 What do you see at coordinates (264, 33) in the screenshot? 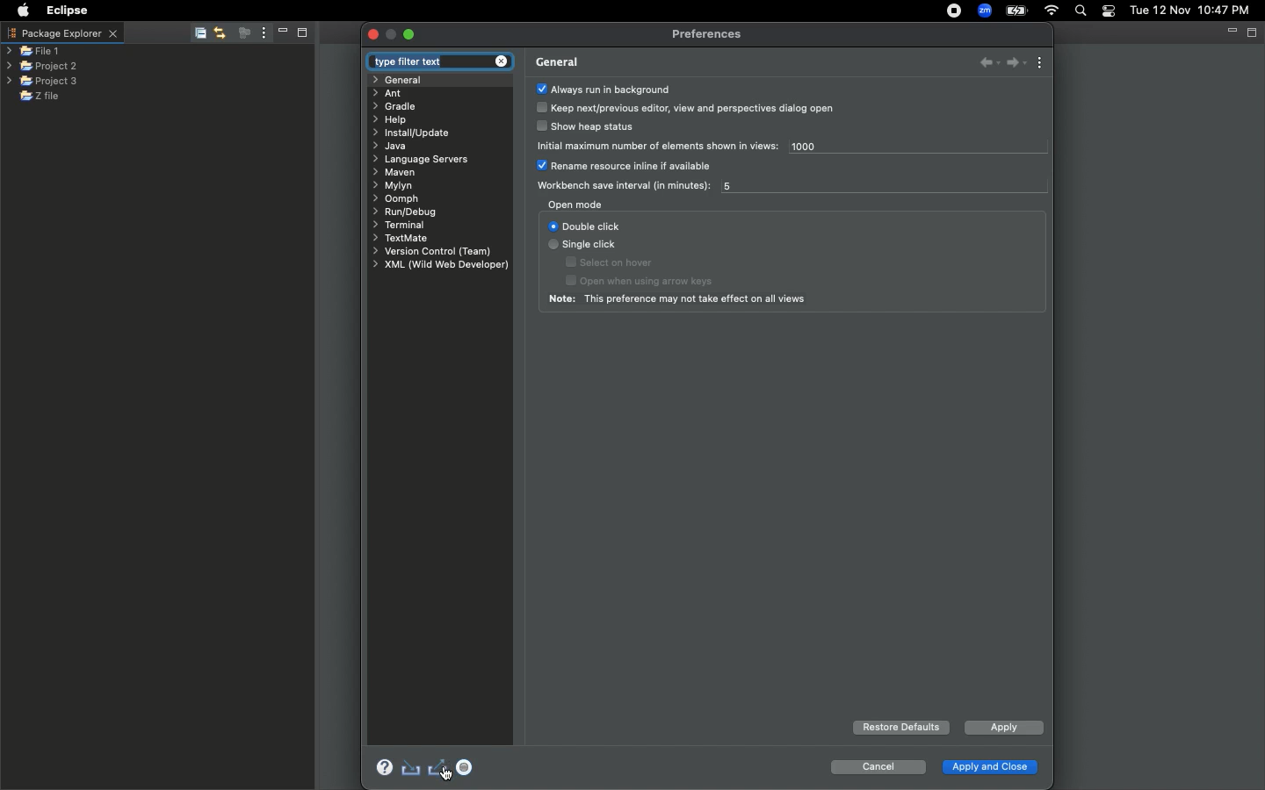
I see `View menu` at bounding box center [264, 33].